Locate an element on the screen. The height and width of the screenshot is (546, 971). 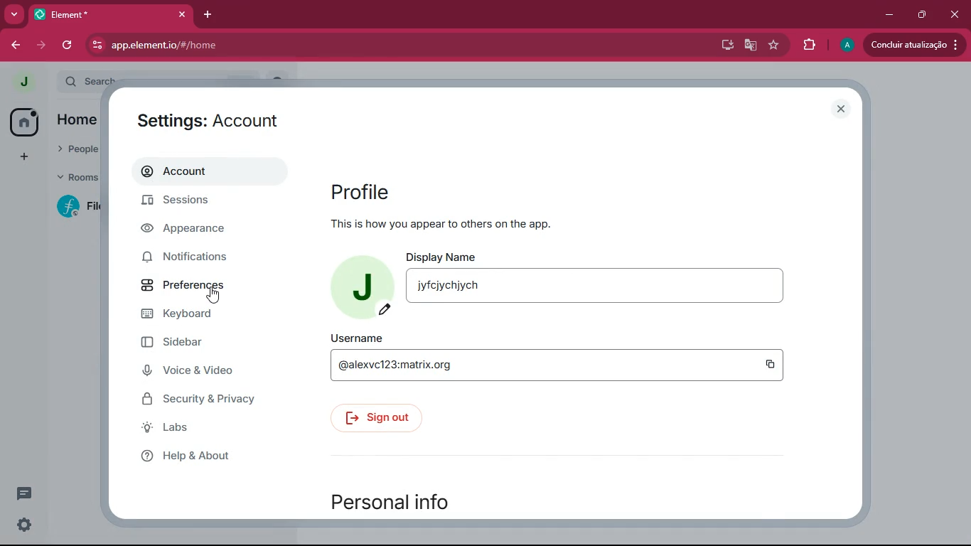
help is located at coordinates (200, 456).